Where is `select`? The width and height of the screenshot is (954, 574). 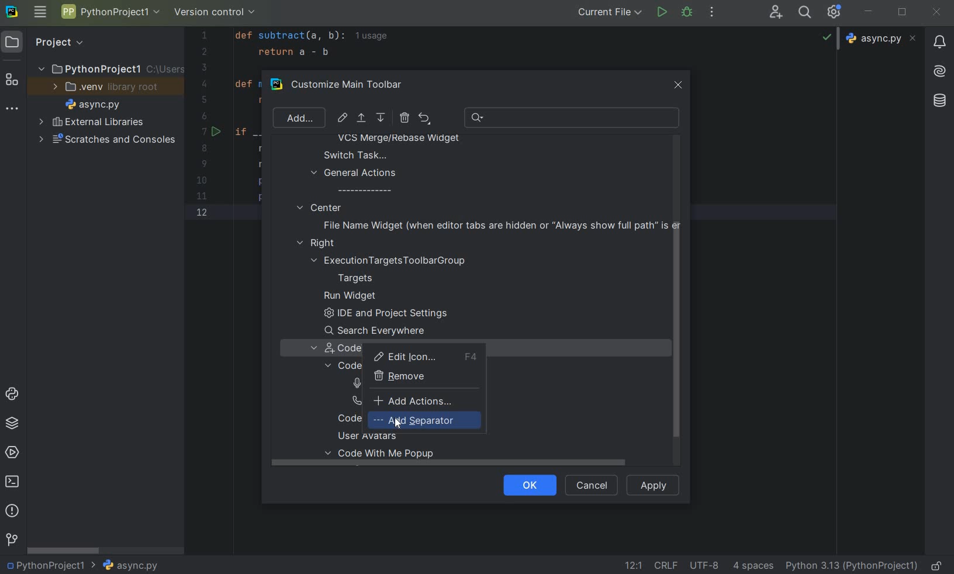 select is located at coordinates (362, 120).